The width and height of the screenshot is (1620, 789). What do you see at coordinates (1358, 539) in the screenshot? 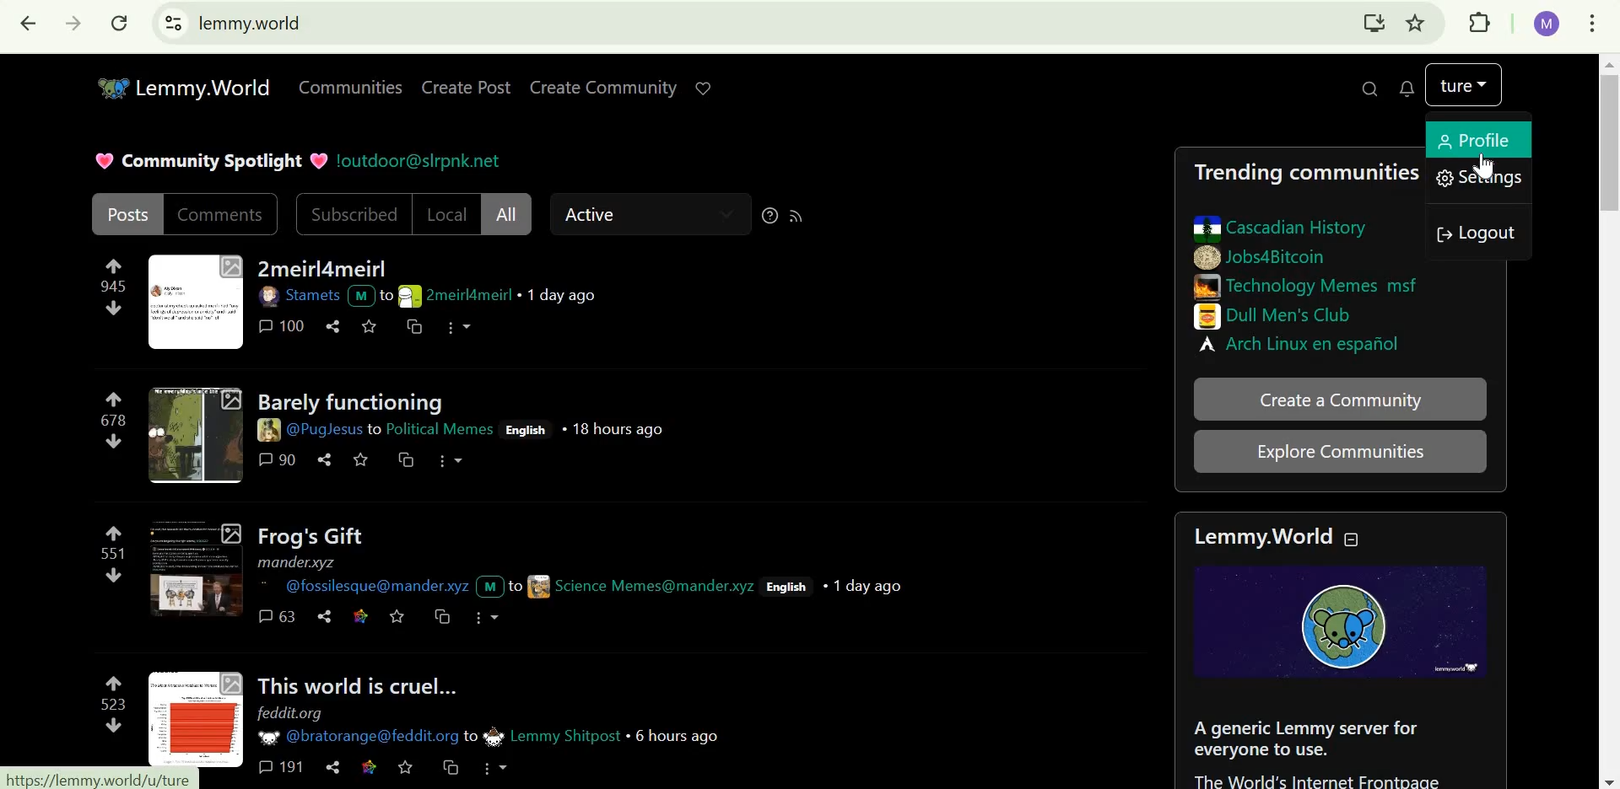
I see `collapse` at bounding box center [1358, 539].